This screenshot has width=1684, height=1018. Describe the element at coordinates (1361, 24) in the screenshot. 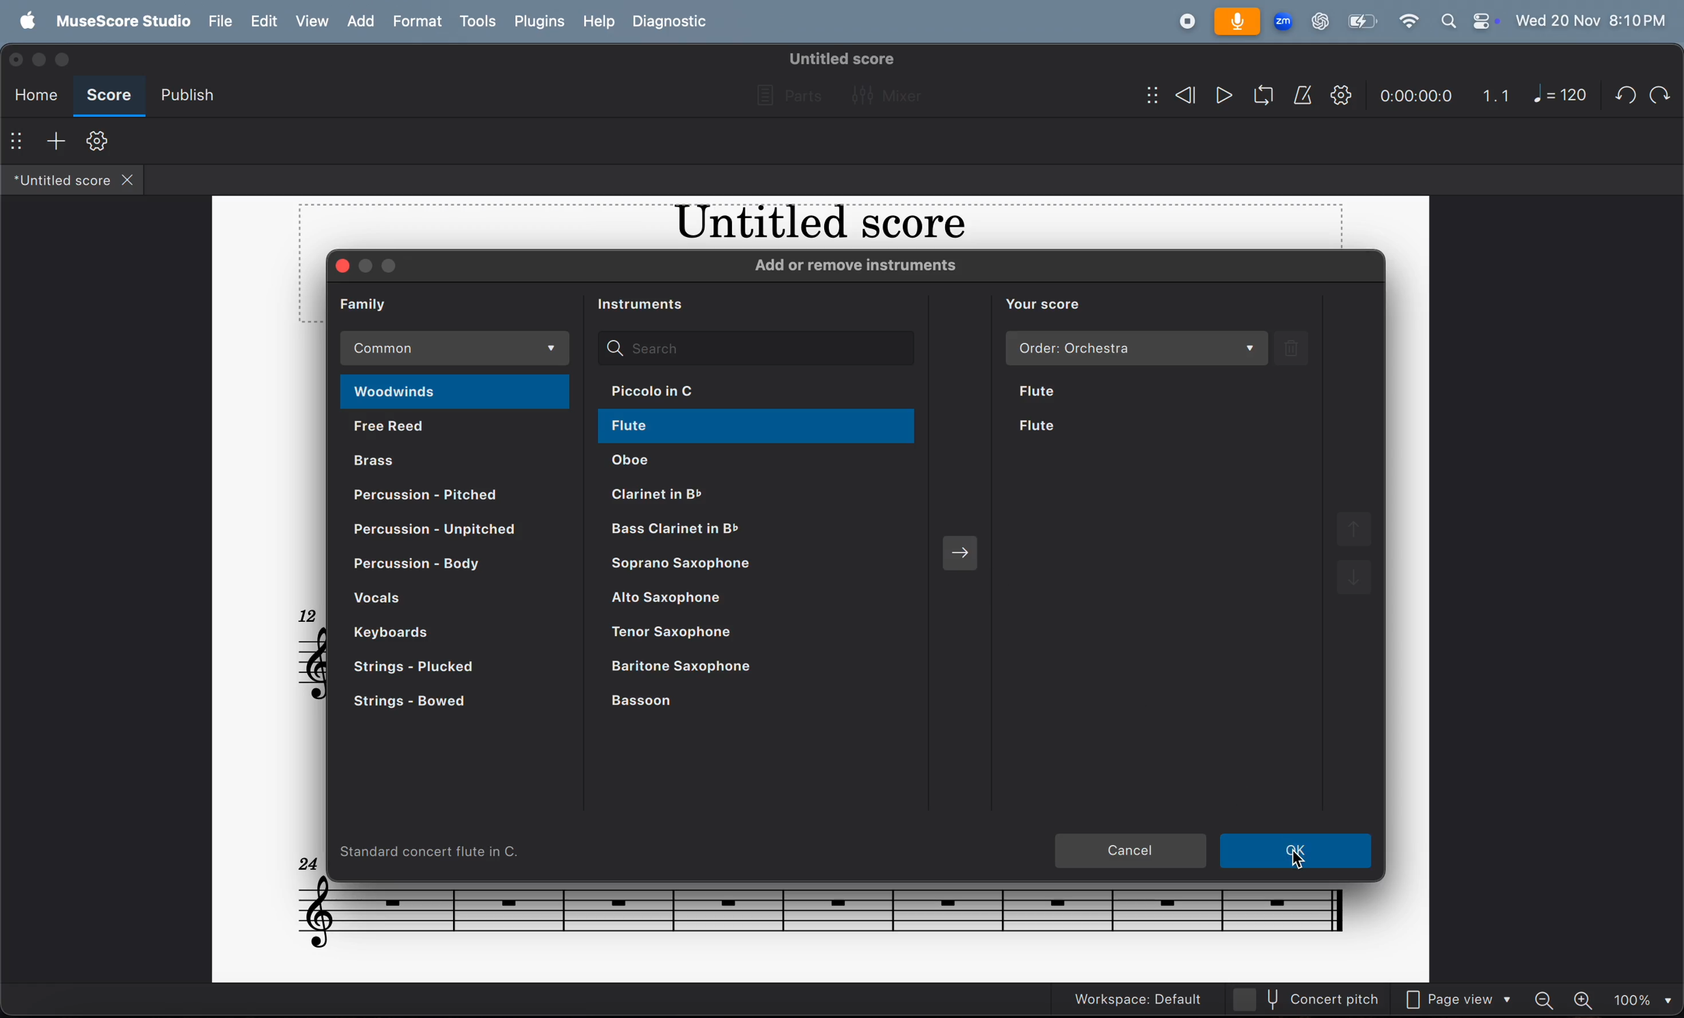

I see `battery` at that location.